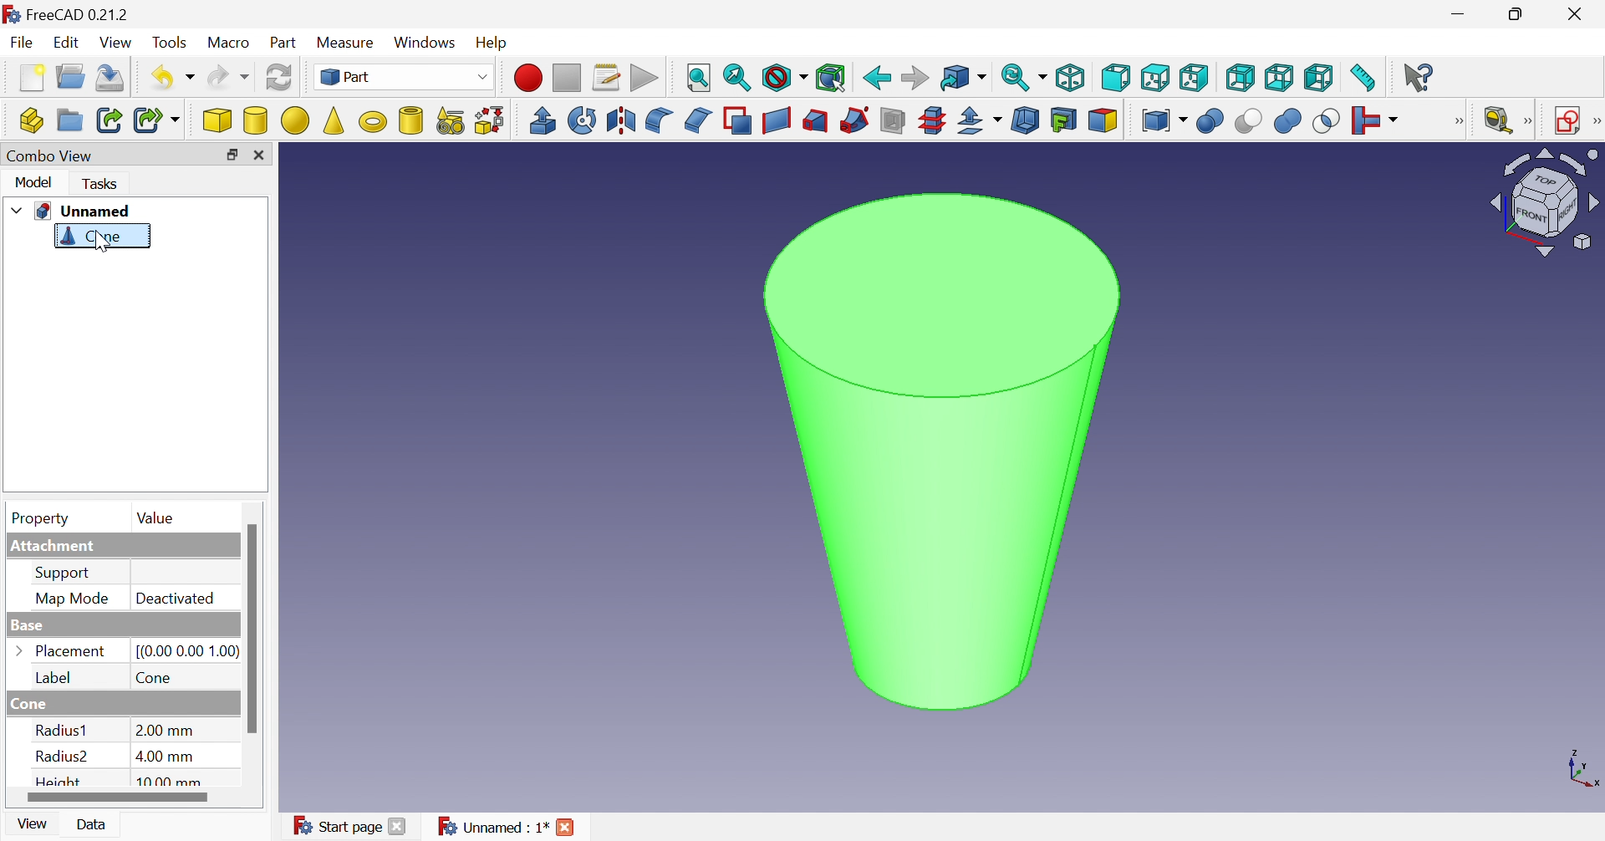  What do you see at coordinates (14, 212) in the screenshot?
I see `Drop down` at bounding box center [14, 212].